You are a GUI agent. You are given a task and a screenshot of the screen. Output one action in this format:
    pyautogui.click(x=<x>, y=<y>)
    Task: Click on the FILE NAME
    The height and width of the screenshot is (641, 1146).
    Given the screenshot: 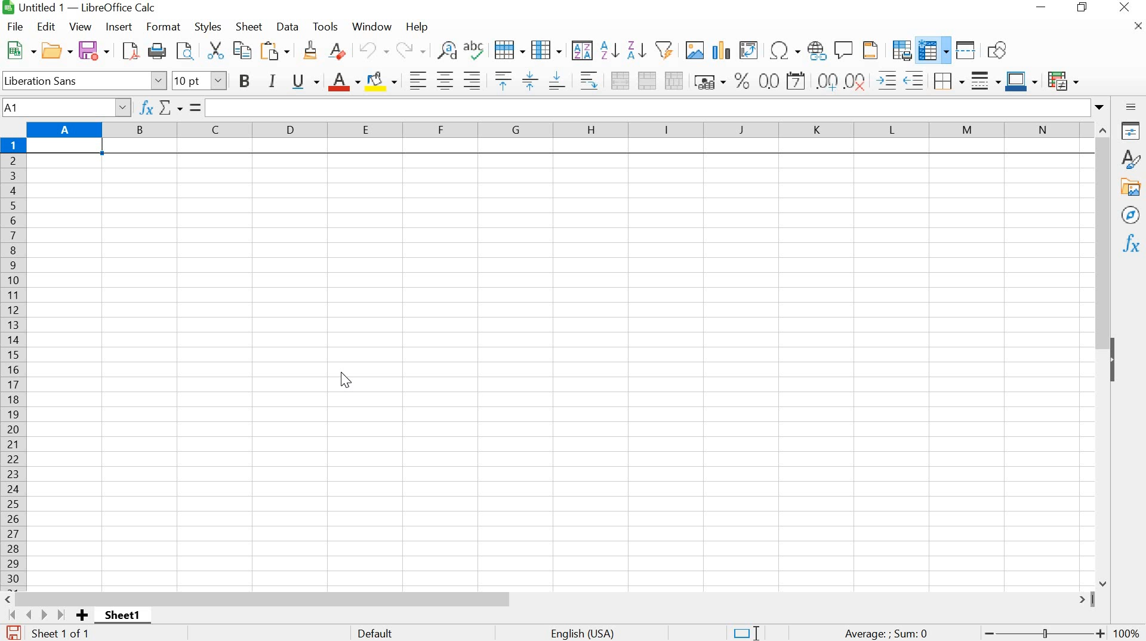 What is the action you would take?
    pyautogui.click(x=81, y=8)
    